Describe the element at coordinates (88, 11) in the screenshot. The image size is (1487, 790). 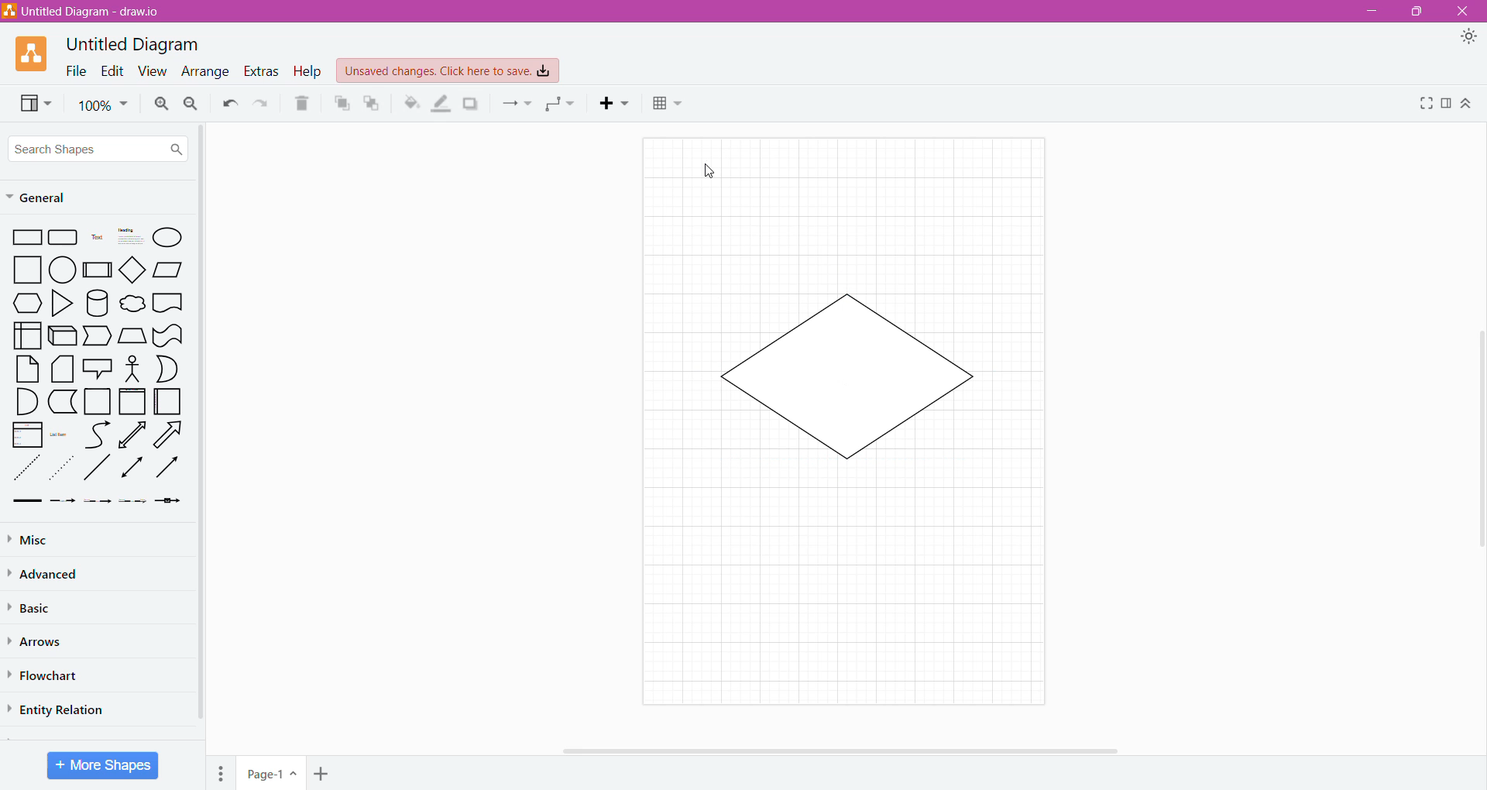
I see `Untitled Diagram - draw.io` at that location.